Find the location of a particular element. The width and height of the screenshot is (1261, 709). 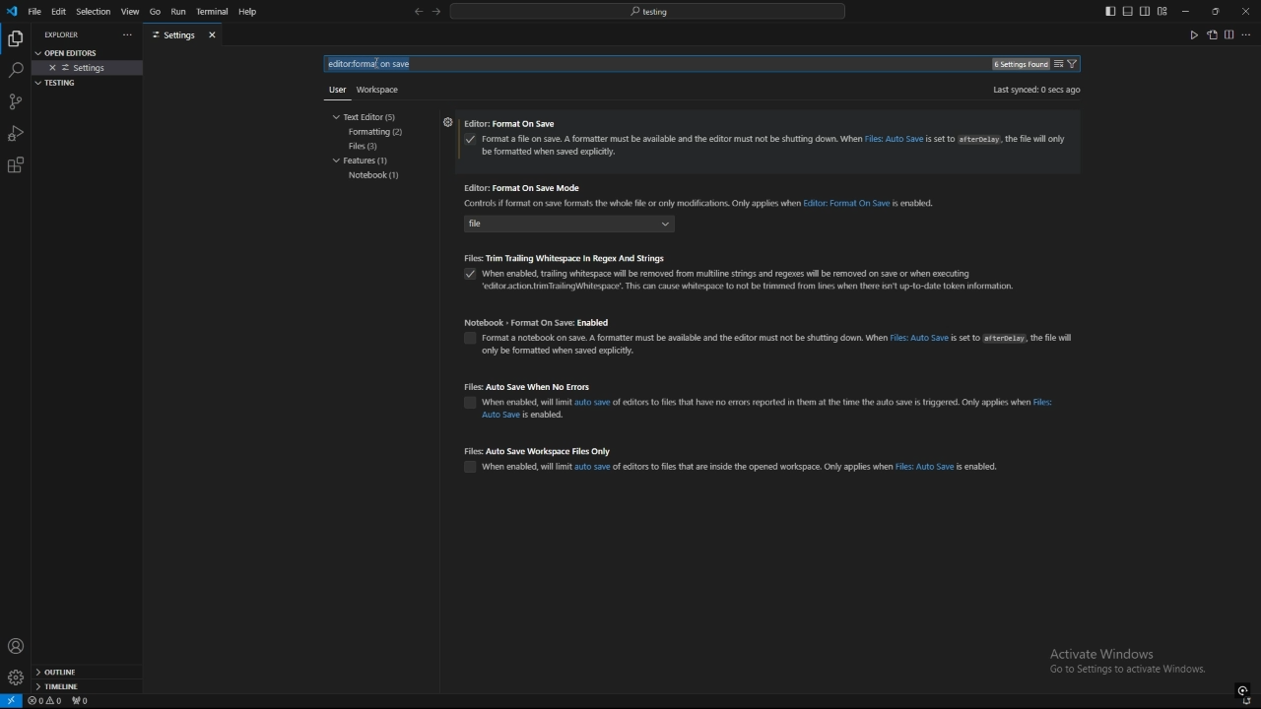

editor layout is located at coordinates (1136, 11).